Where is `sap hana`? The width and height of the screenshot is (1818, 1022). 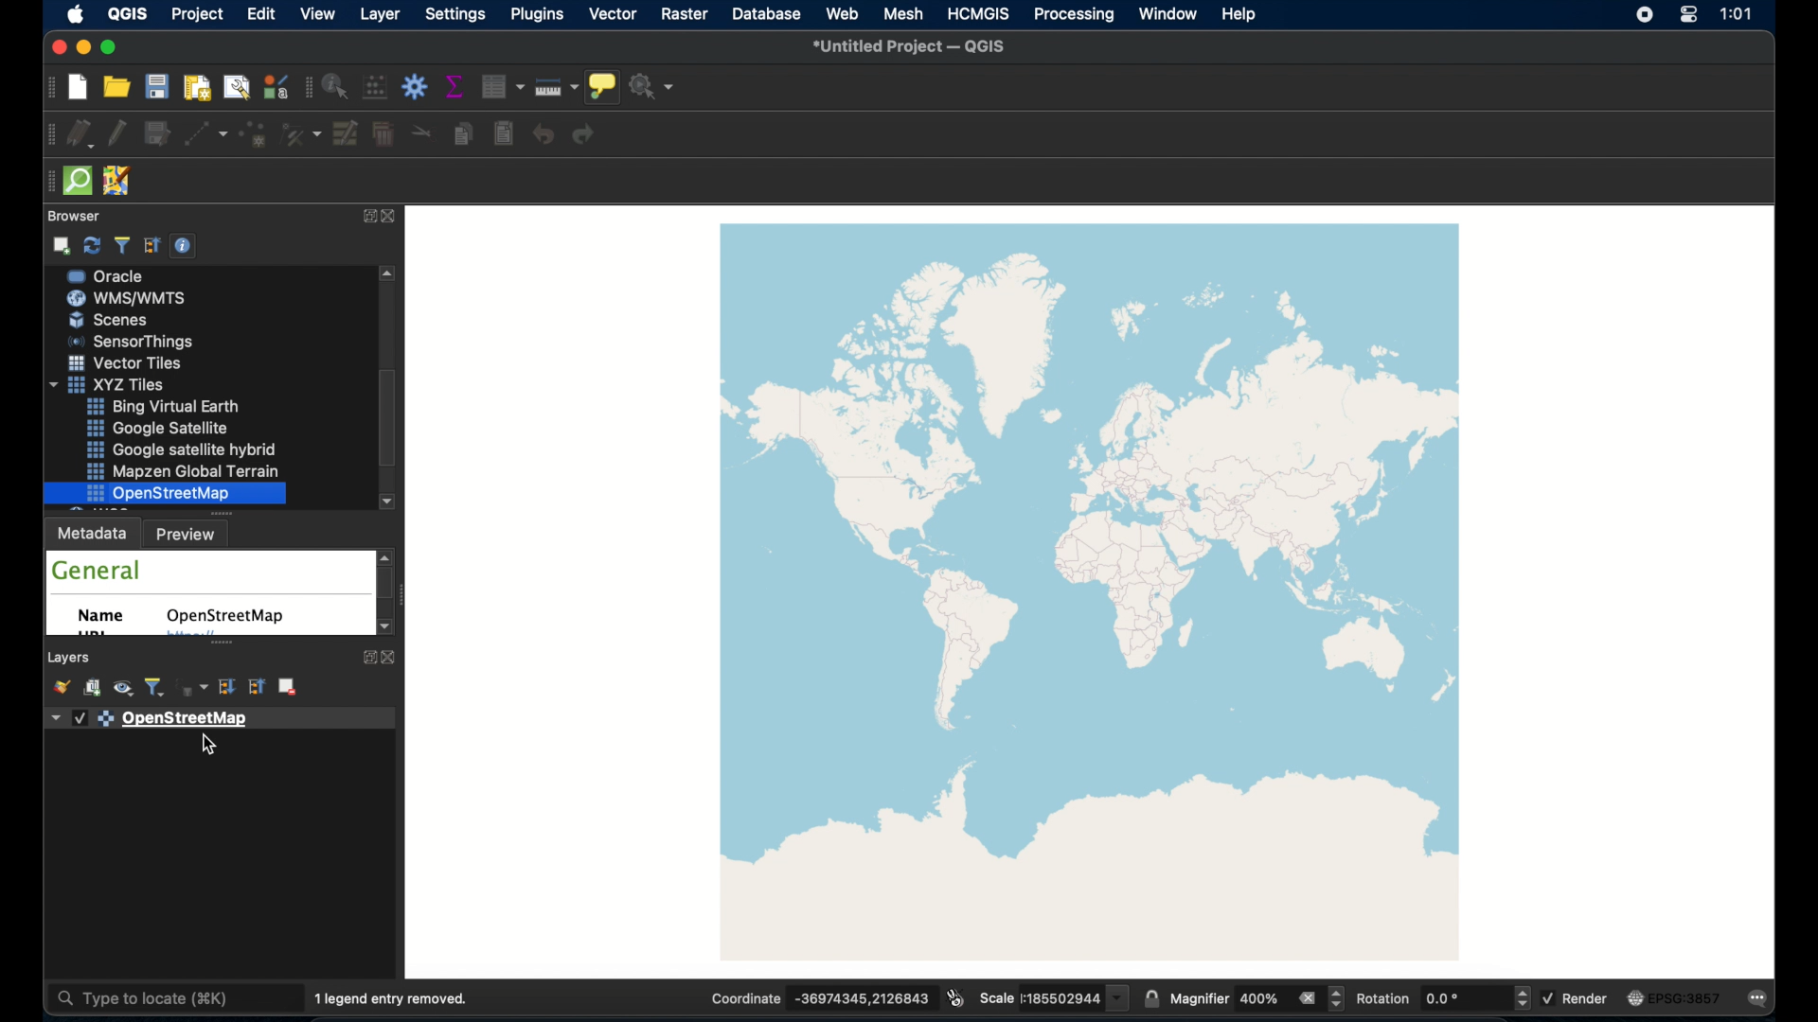 sap hana is located at coordinates (133, 297).